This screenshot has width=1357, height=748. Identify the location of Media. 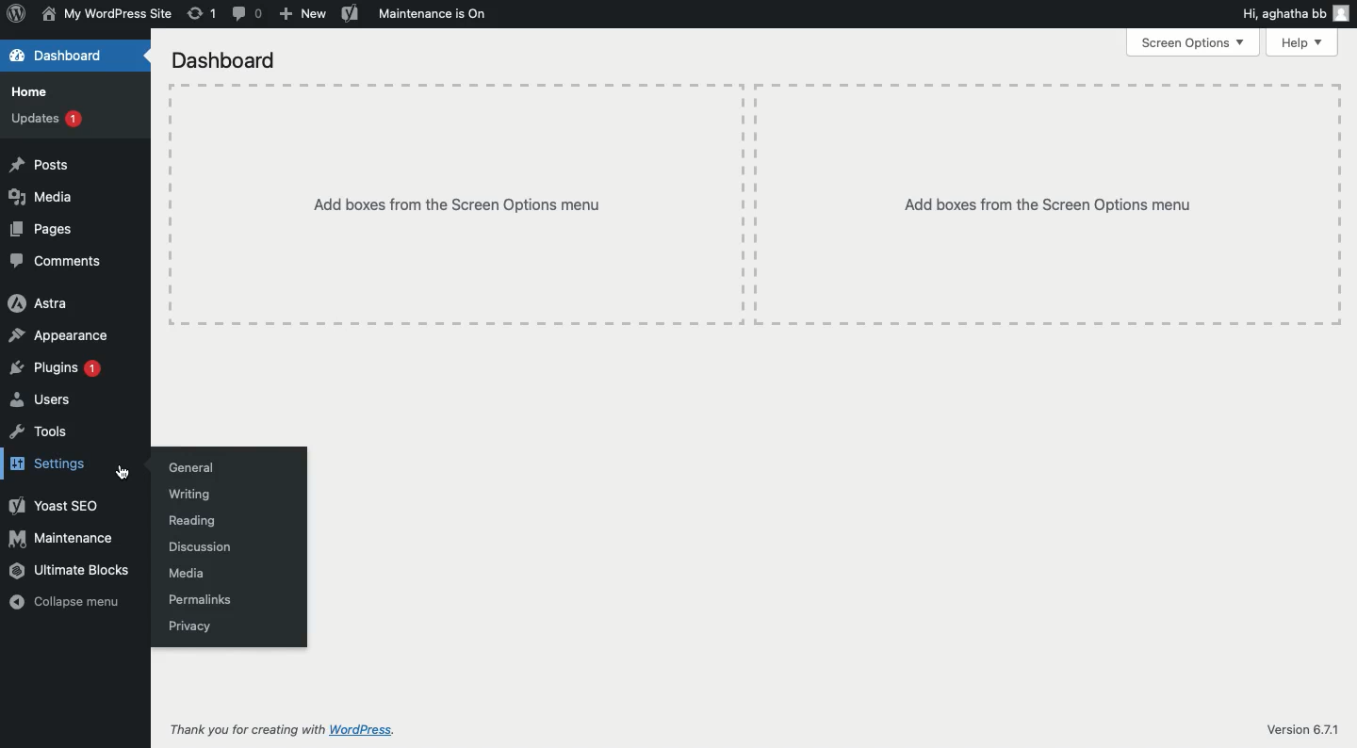
(41, 197).